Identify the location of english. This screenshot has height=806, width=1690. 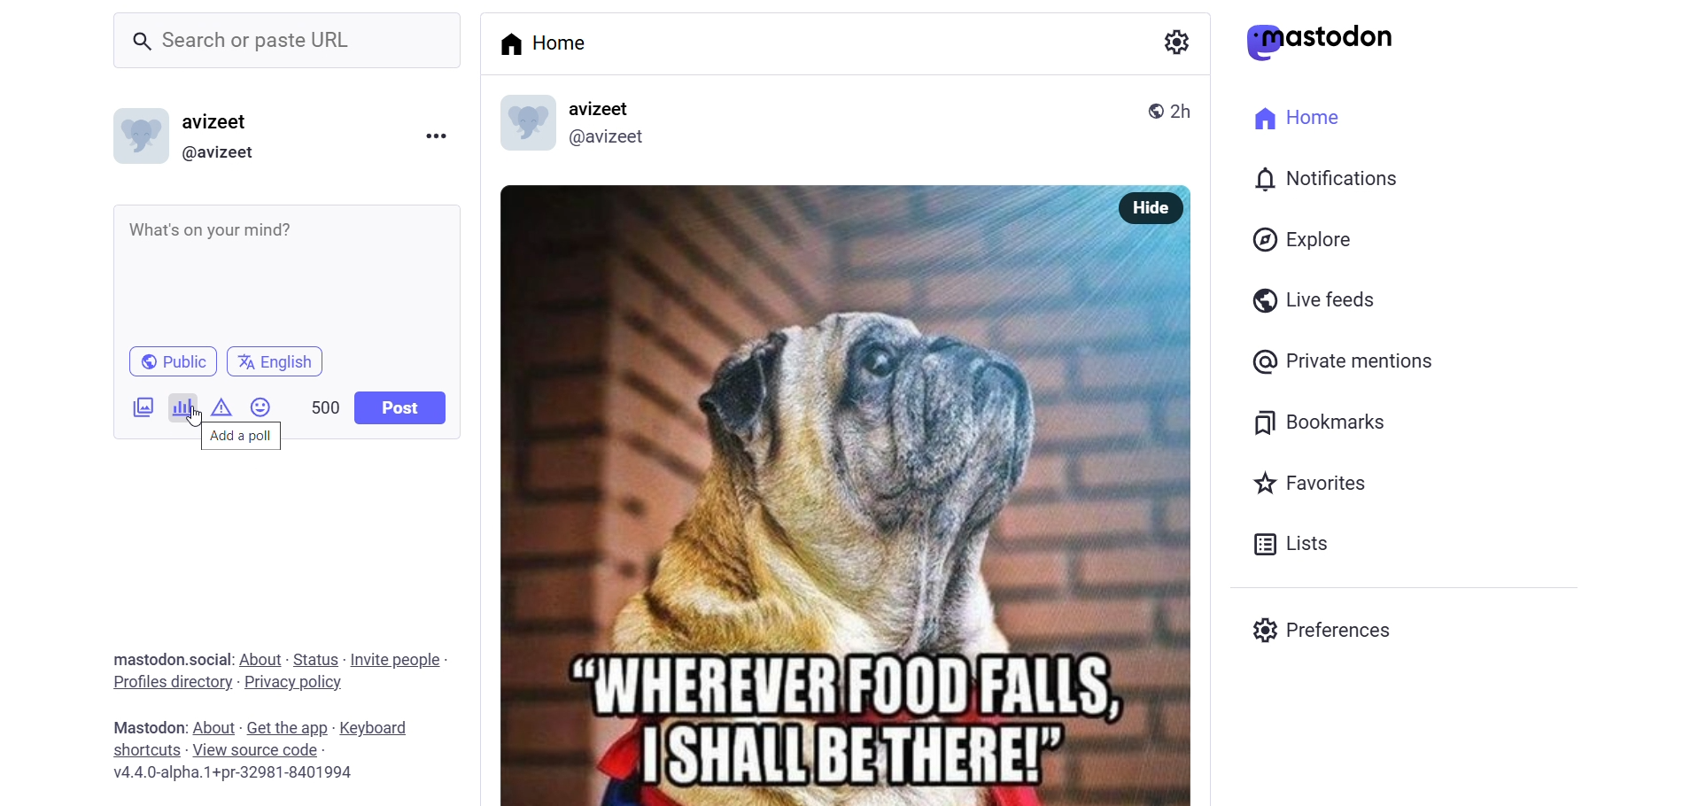
(276, 361).